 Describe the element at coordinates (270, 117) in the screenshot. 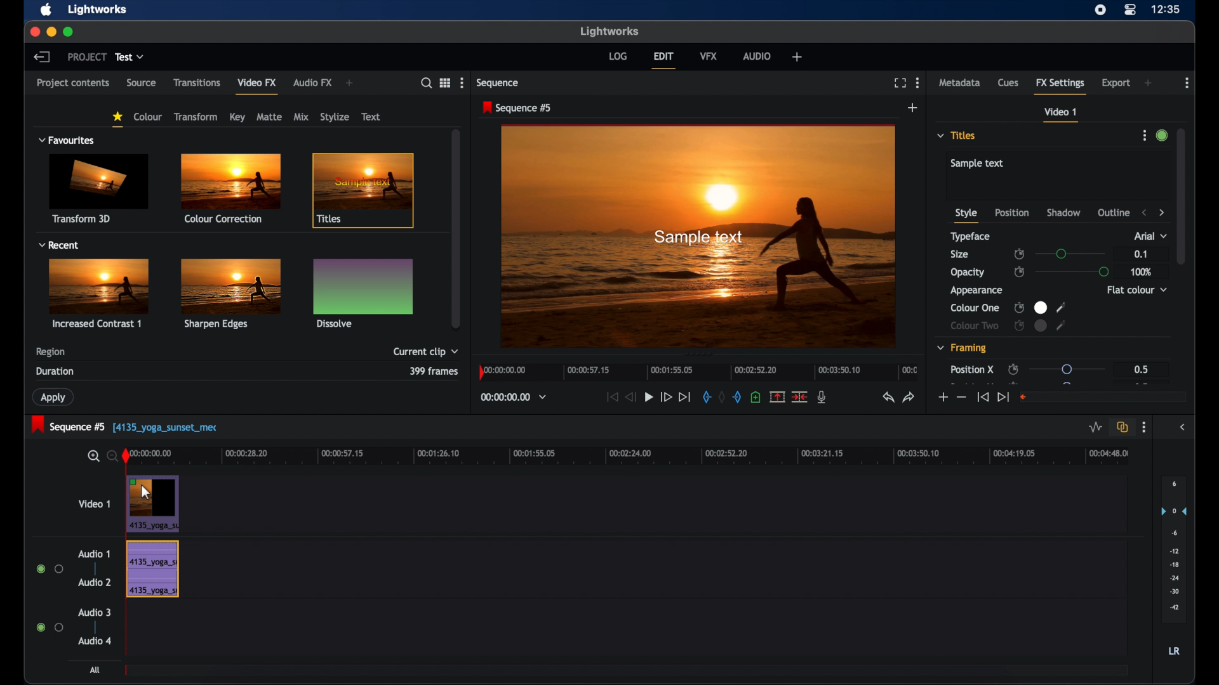

I see `matte` at that location.